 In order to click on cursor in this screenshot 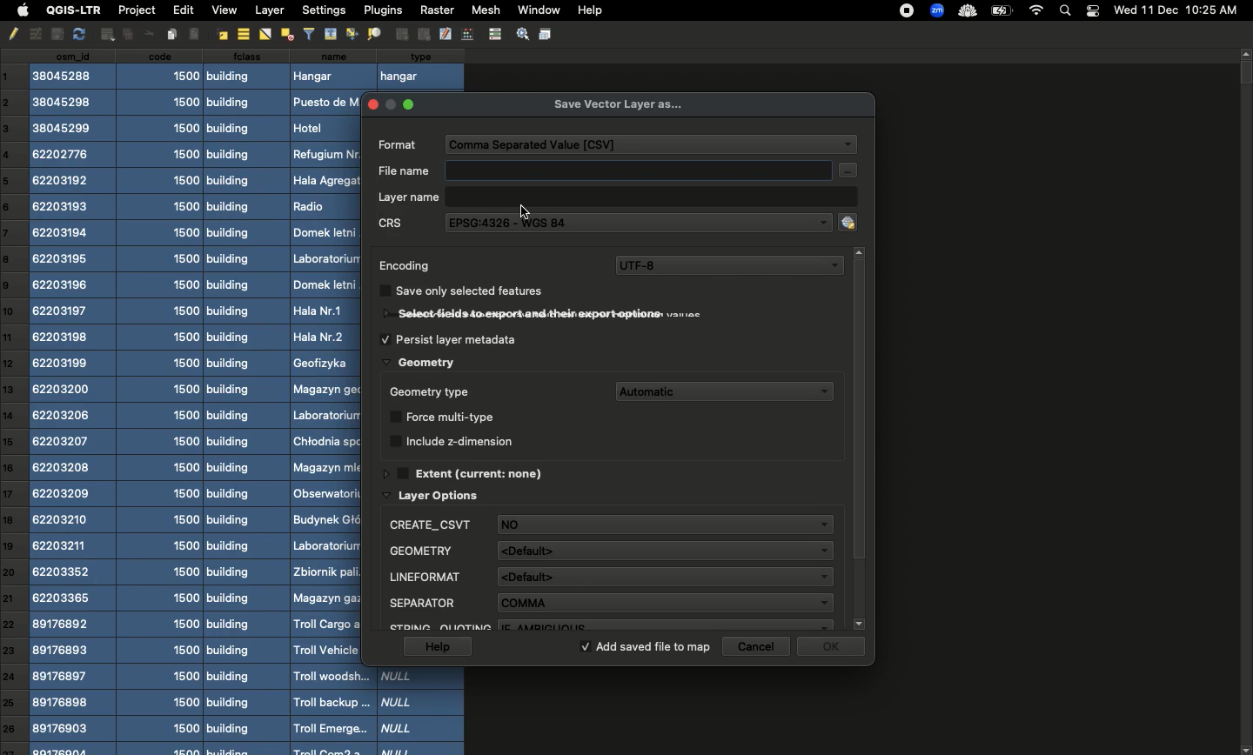, I will do `click(526, 213)`.